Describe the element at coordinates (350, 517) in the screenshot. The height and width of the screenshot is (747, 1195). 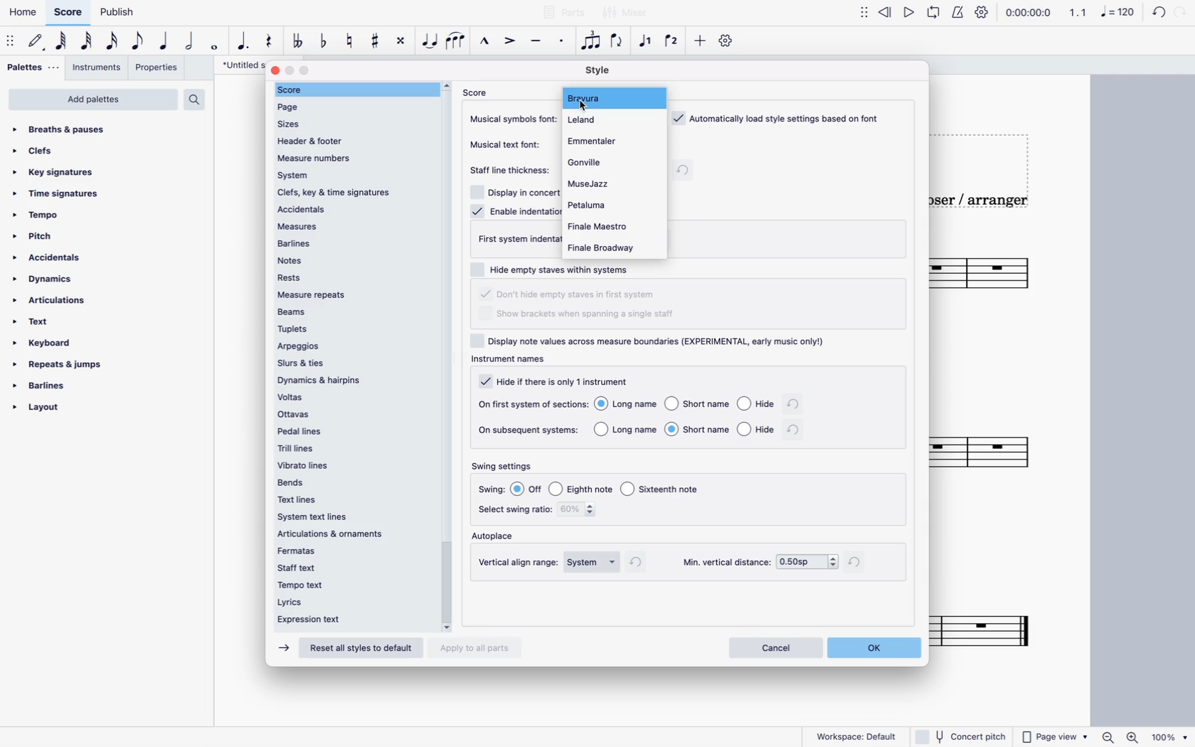
I see `system text lines` at that location.